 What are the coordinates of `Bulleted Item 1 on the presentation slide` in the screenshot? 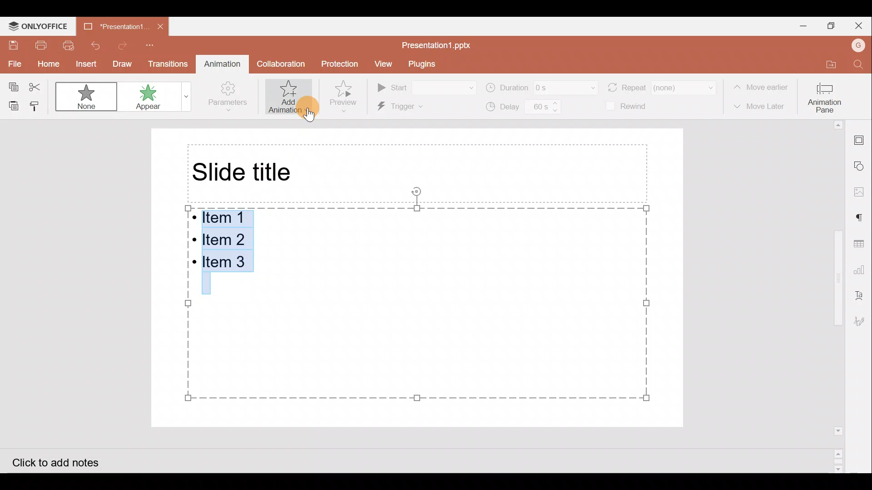 It's located at (223, 218).